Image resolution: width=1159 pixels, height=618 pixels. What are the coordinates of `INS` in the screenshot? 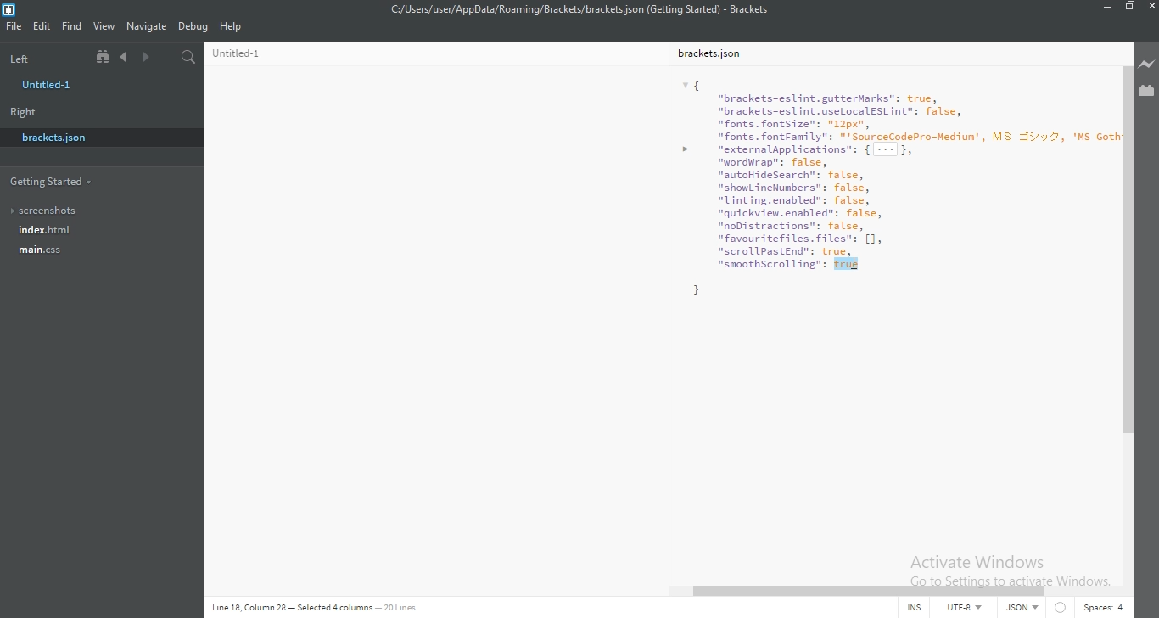 It's located at (910, 609).